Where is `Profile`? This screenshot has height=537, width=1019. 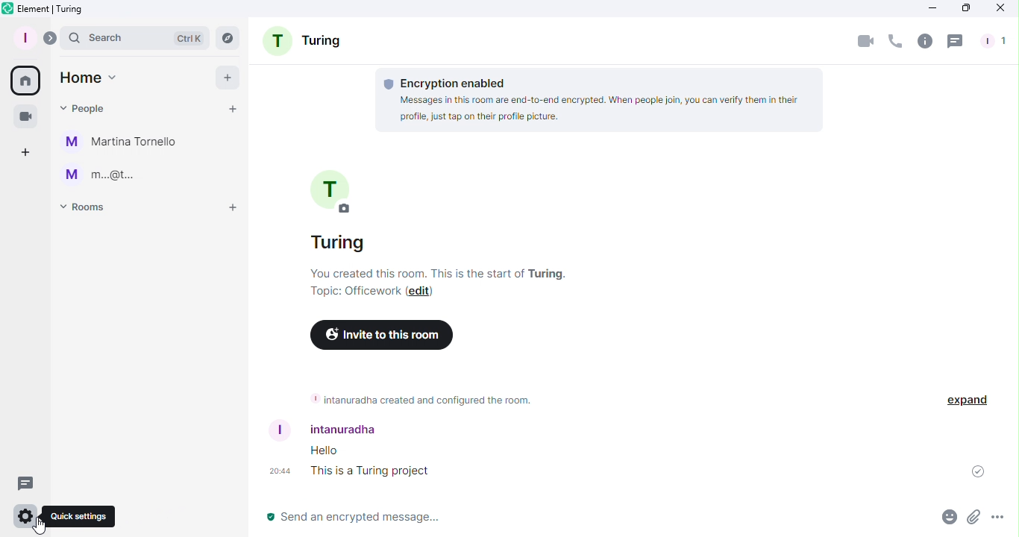
Profile is located at coordinates (25, 37).